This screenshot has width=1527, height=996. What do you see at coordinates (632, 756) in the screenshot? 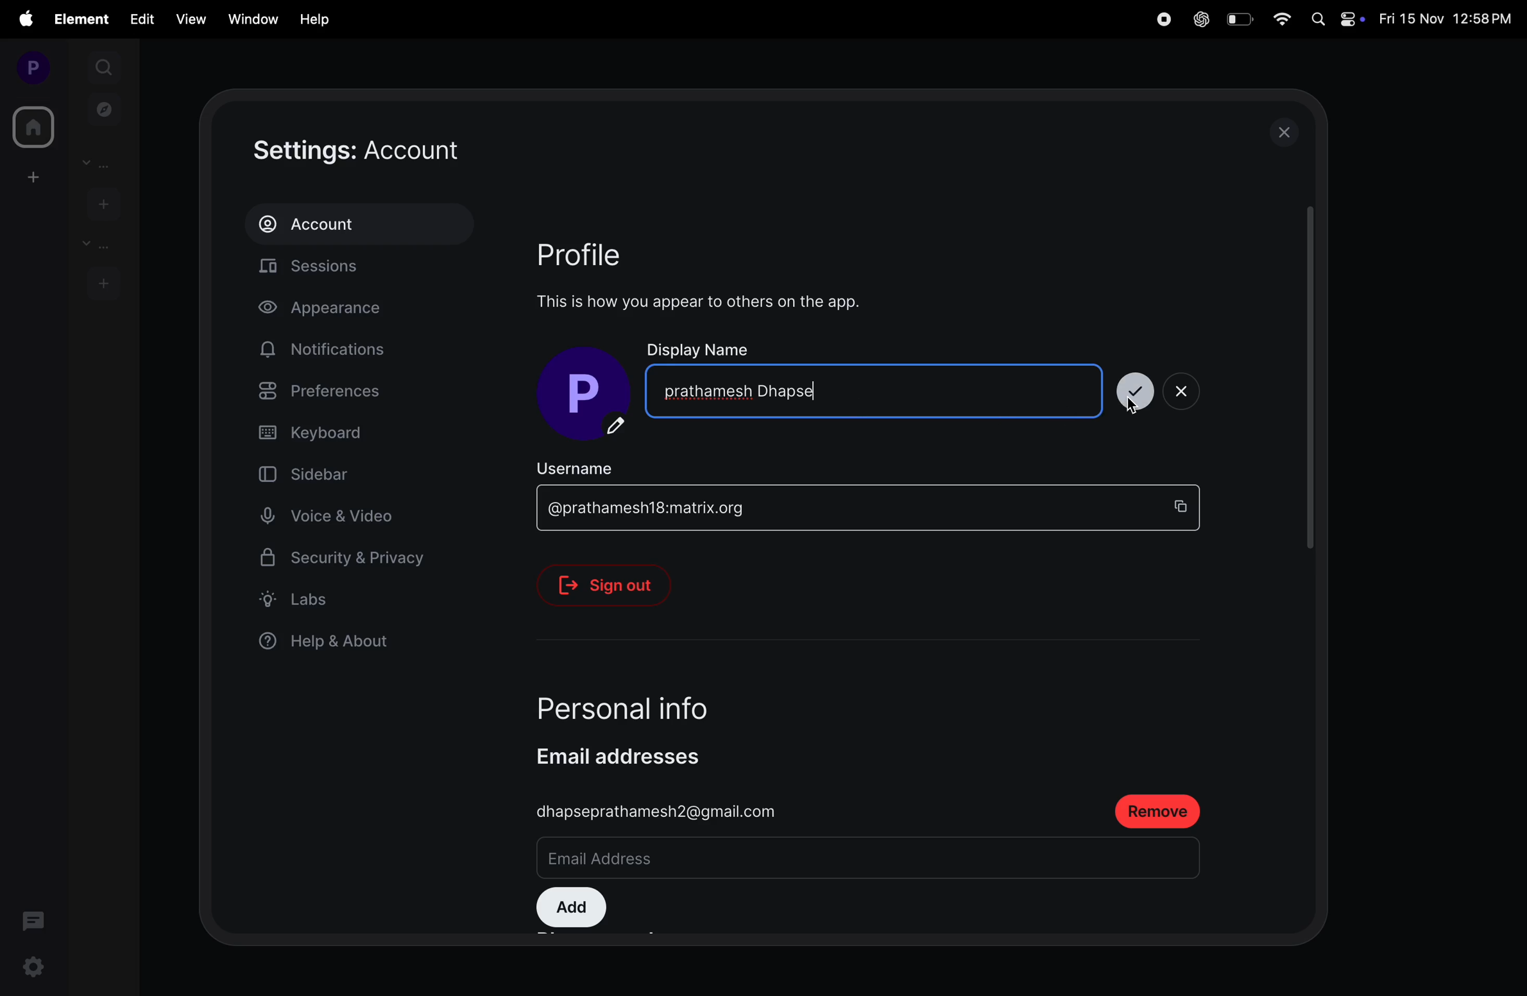
I see `email addresses` at bounding box center [632, 756].